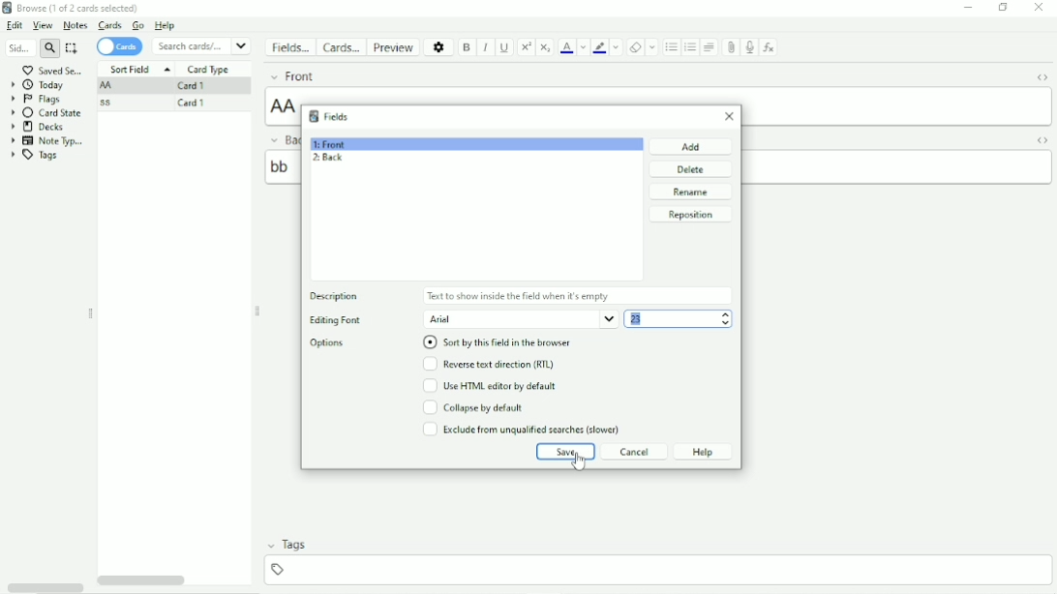  I want to click on Reverse text direction, so click(493, 365).